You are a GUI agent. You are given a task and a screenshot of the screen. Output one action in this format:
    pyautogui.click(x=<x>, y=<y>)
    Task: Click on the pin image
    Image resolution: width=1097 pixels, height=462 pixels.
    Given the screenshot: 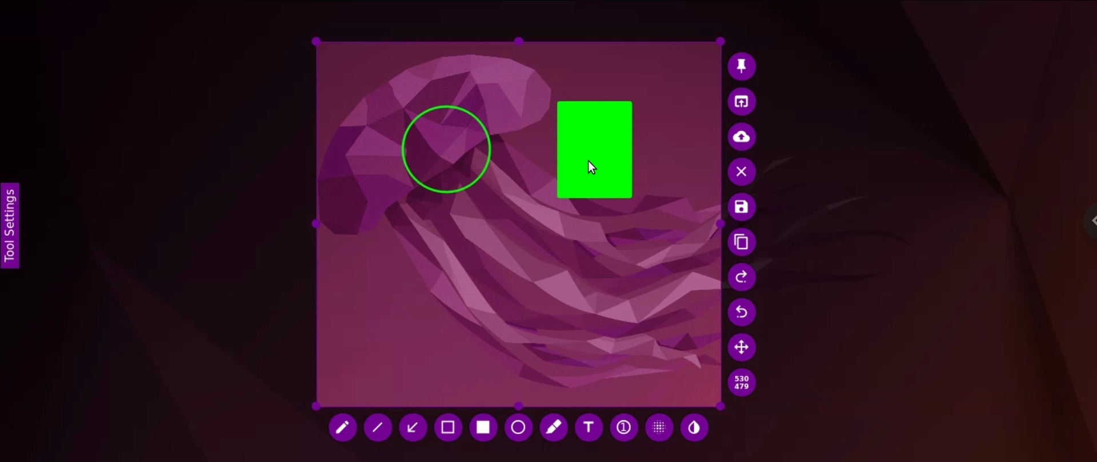 What is the action you would take?
    pyautogui.click(x=739, y=64)
    